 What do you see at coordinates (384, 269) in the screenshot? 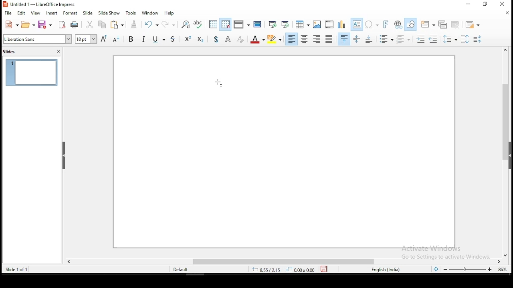
I see `english (india)` at bounding box center [384, 269].